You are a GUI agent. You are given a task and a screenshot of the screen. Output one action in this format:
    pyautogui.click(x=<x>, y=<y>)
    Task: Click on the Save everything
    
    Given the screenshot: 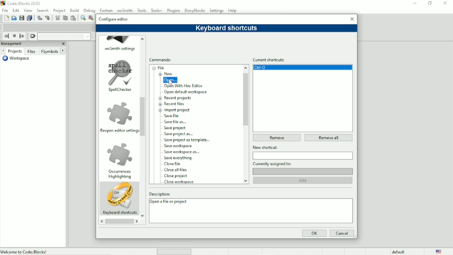 What is the action you would take?
    pyautogui.click(x=178, y=158)
    